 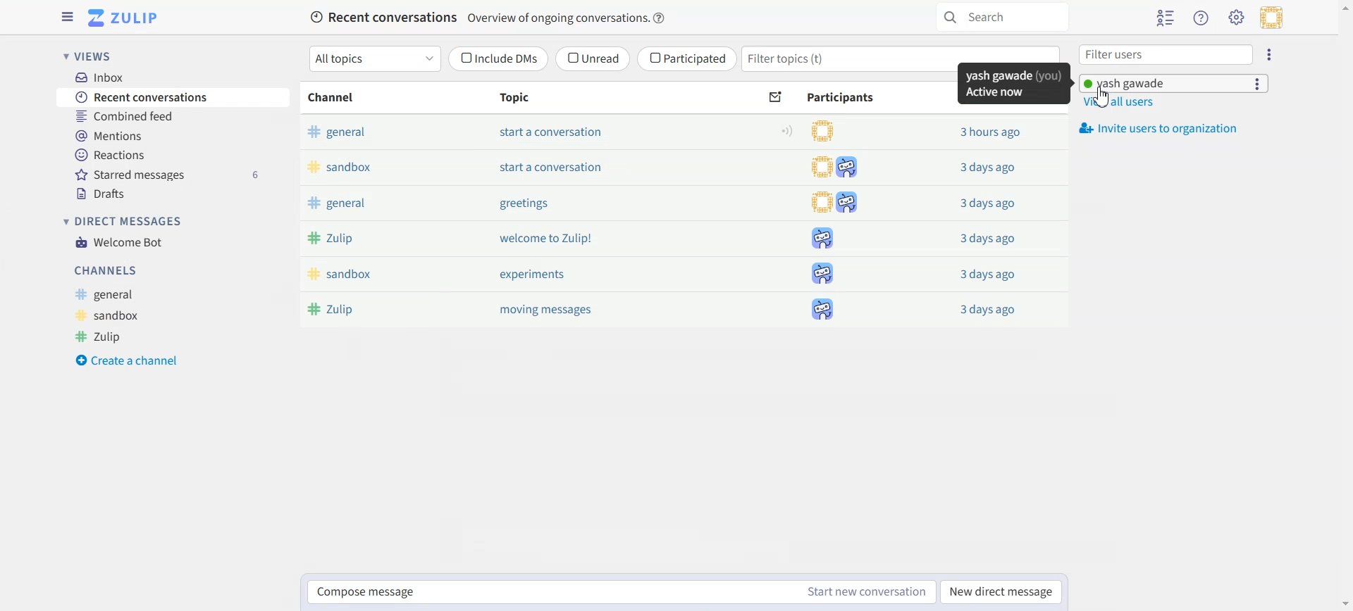 What do you see at coordinates (477, 18) in the screenshot?
I see `Recent conversations Overview of ongoing conversations.` at bounding box center [477, 18].